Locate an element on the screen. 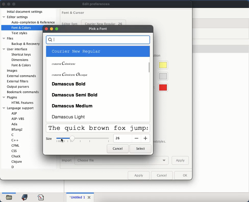 This screenshot has width=249, height=202. Damascus Medium is located at coordinates (73, 106).